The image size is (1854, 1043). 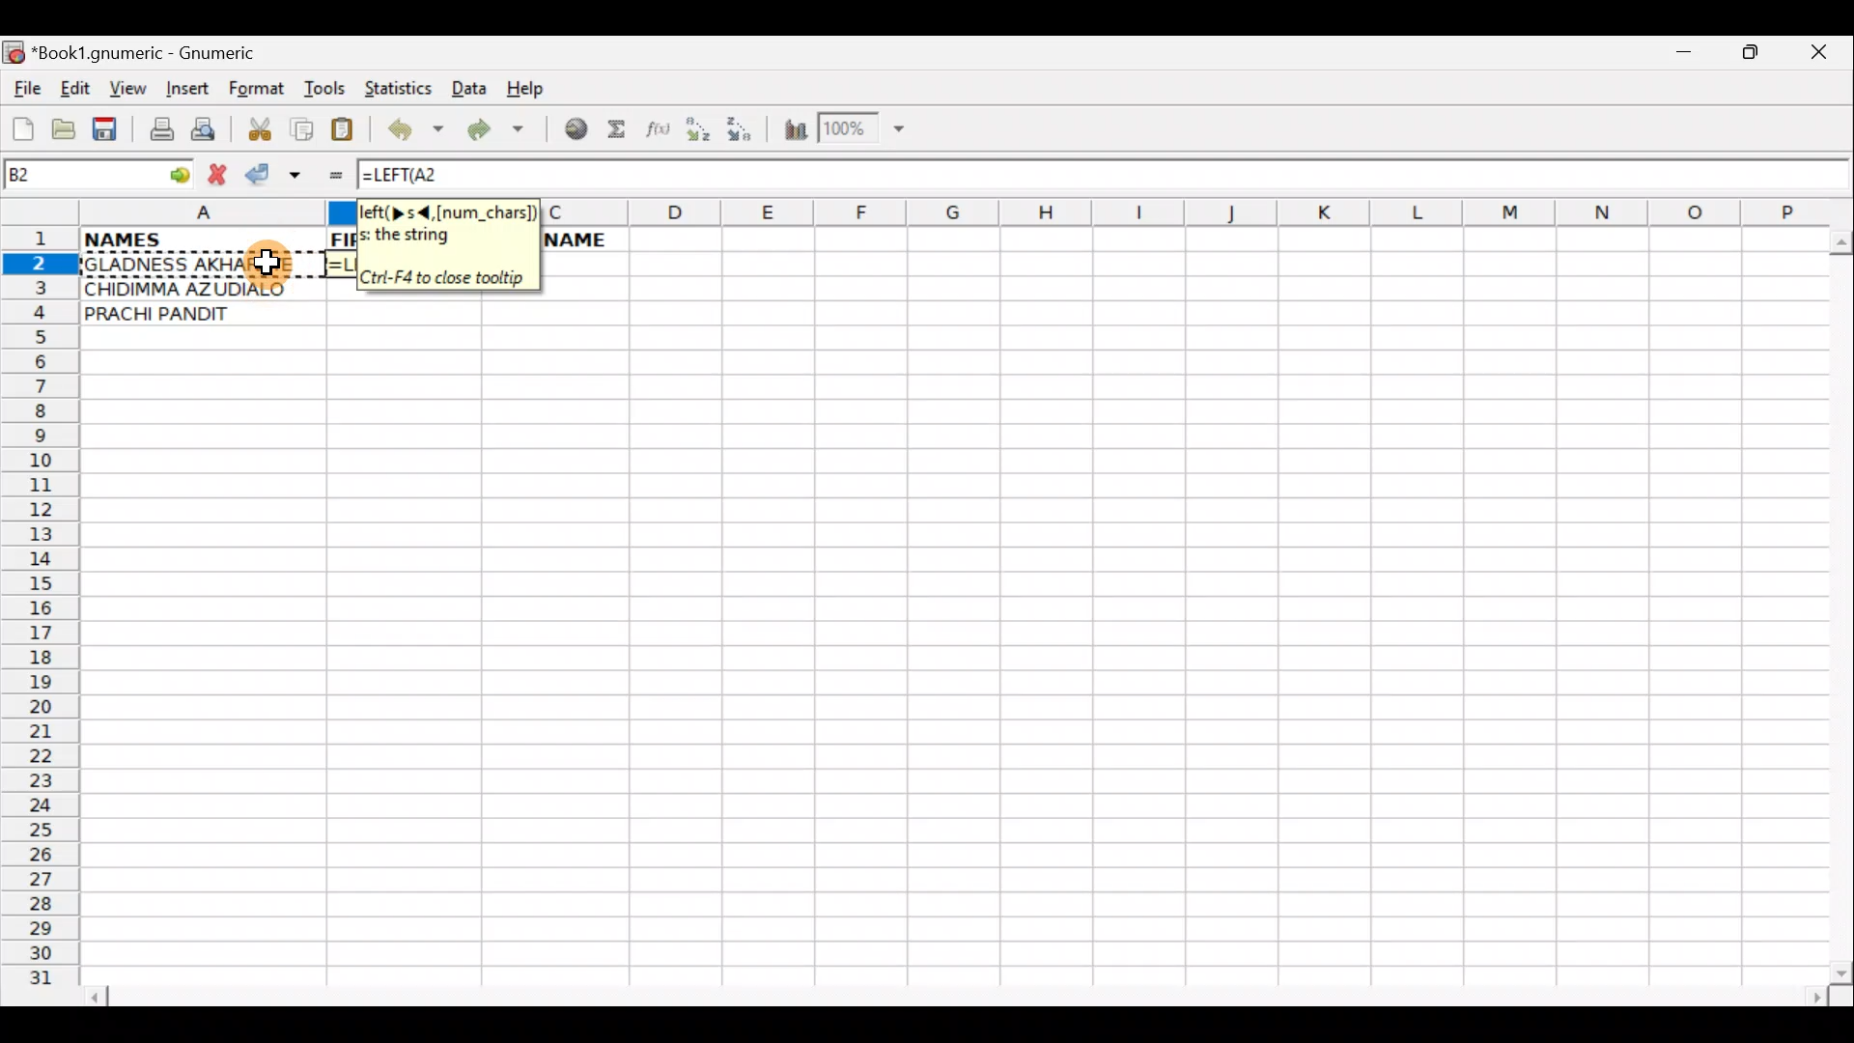 I want to click on Columns, so click(x=1182, y=211).